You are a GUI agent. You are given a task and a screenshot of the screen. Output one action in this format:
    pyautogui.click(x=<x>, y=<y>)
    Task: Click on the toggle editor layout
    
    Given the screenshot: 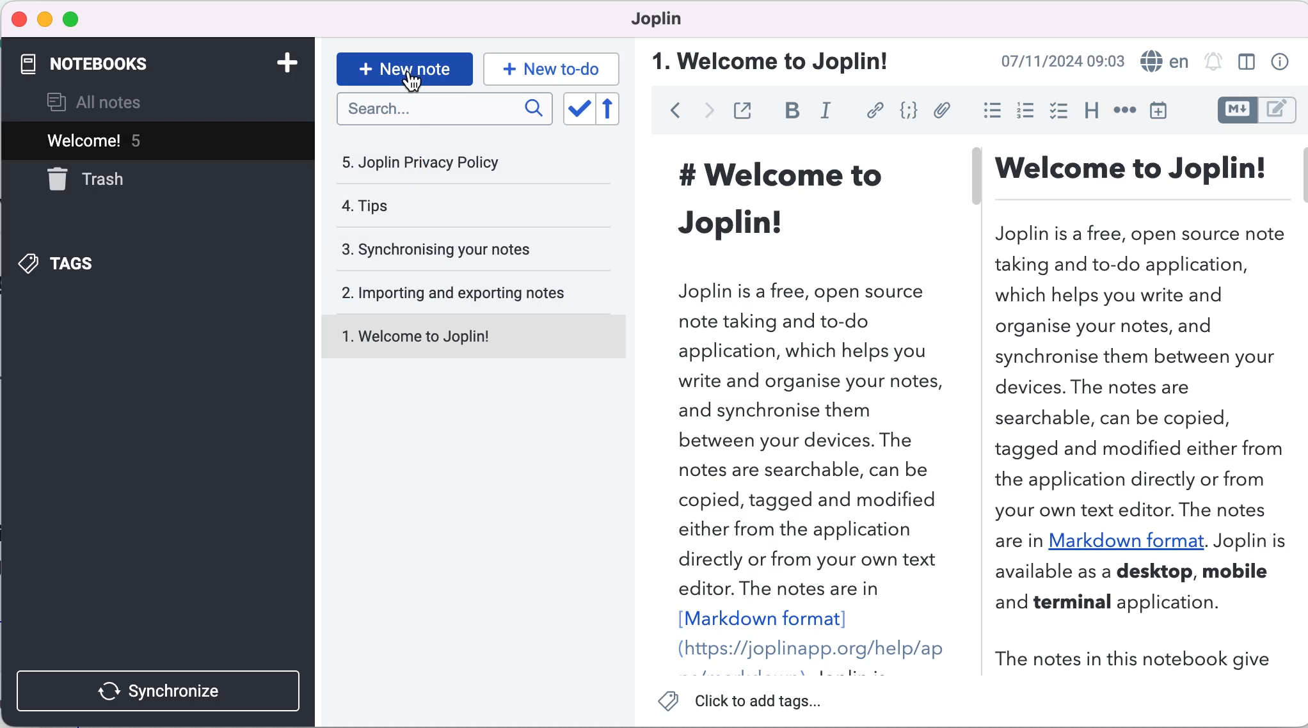 What is the action you would take?
    pyautogui.click(x=1247, y=63)
    